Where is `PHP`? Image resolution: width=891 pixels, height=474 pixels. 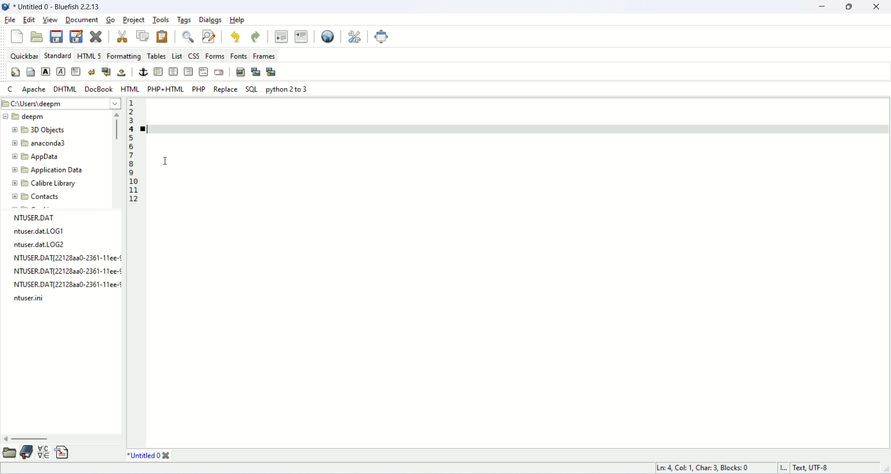 PHP is located at coordinates (200, 89).